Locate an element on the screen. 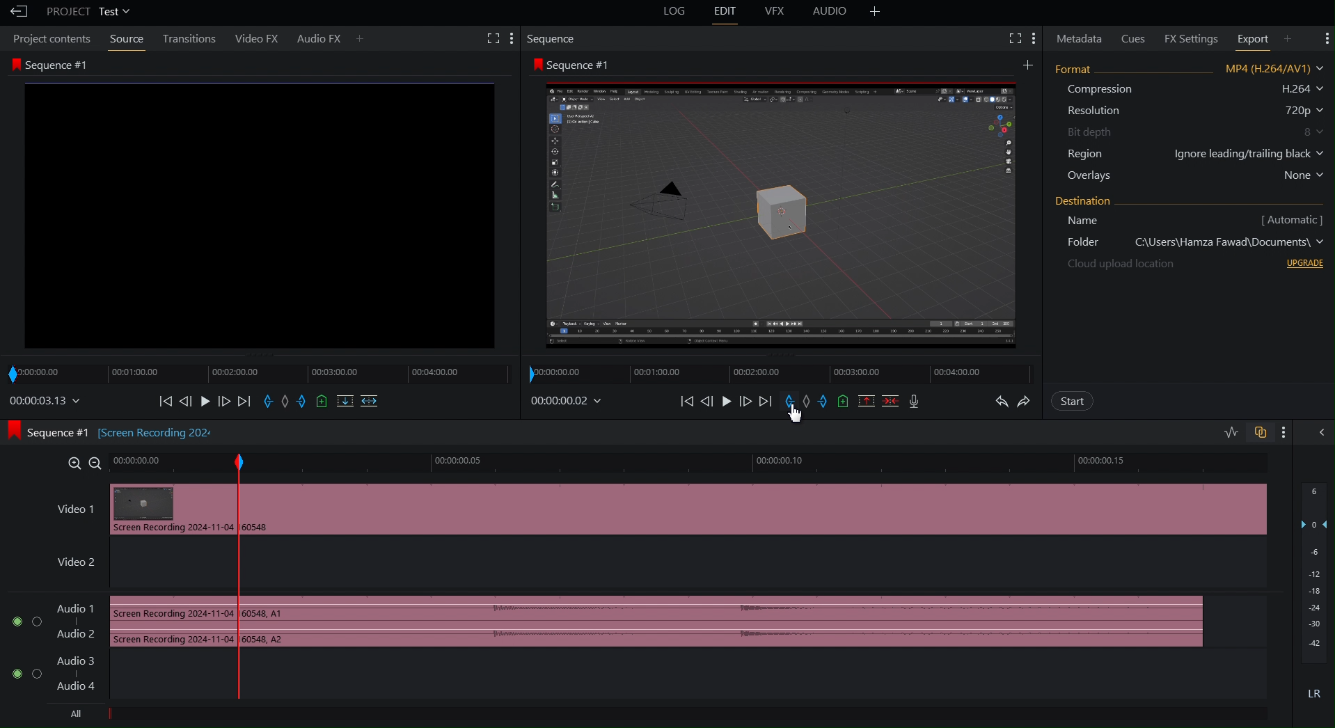 The image size is (1335, 728). Source is located at coordinates (126, 40).